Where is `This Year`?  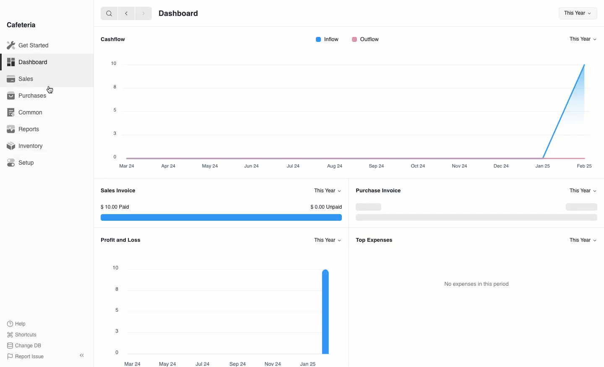
This Year is located at coordinates (578, 14).